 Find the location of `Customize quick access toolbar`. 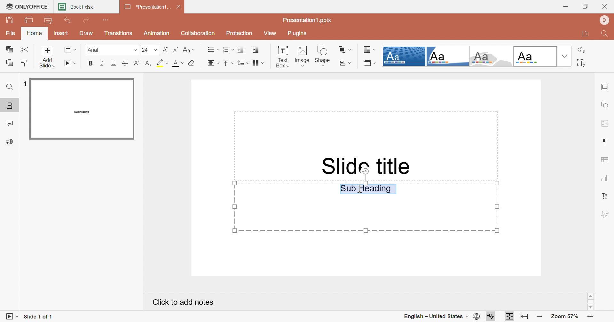

Customize quick access toolbar is located at coordinates (105, 20).